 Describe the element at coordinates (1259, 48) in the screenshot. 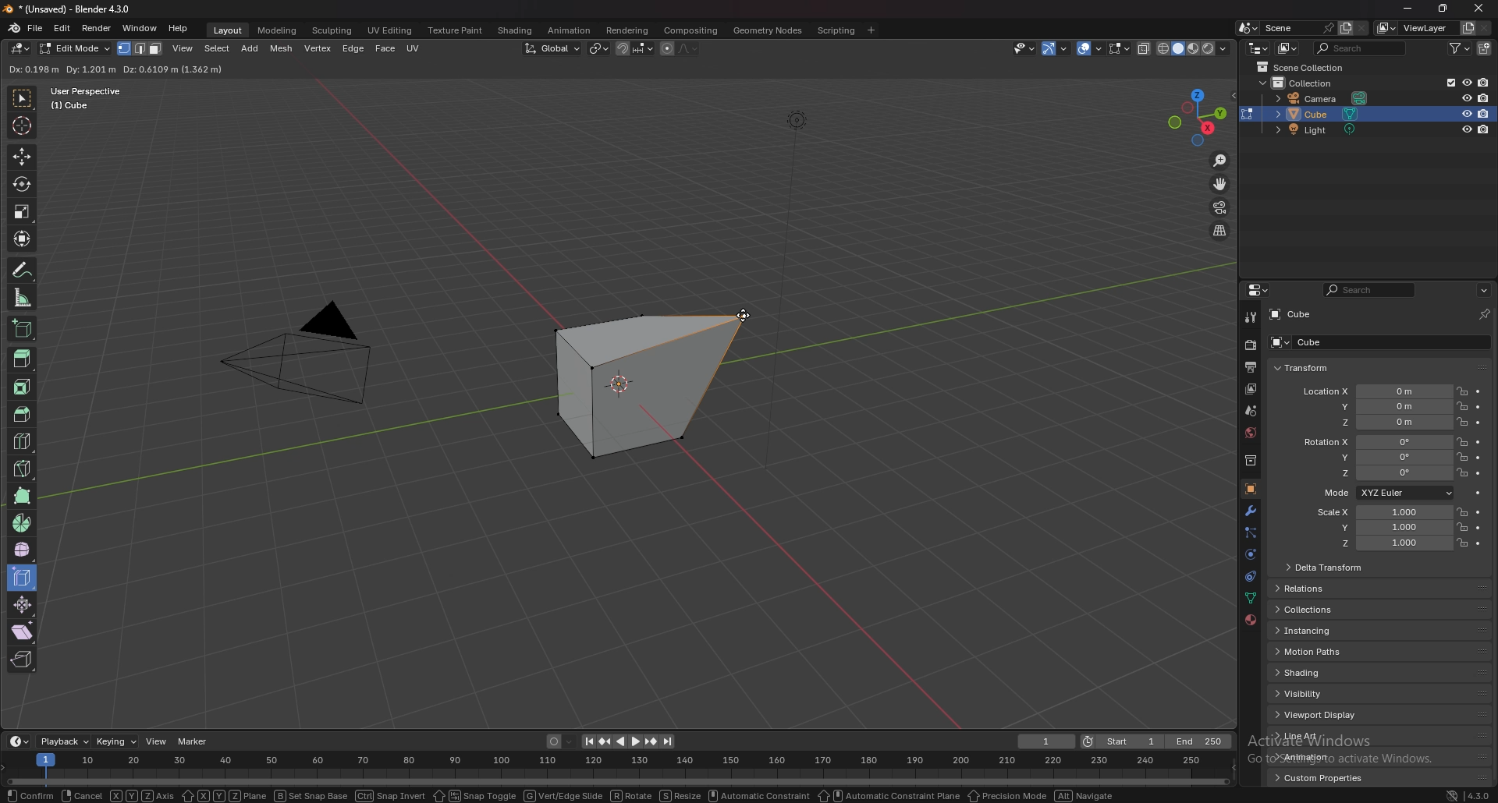

I see `editor type` at that location.